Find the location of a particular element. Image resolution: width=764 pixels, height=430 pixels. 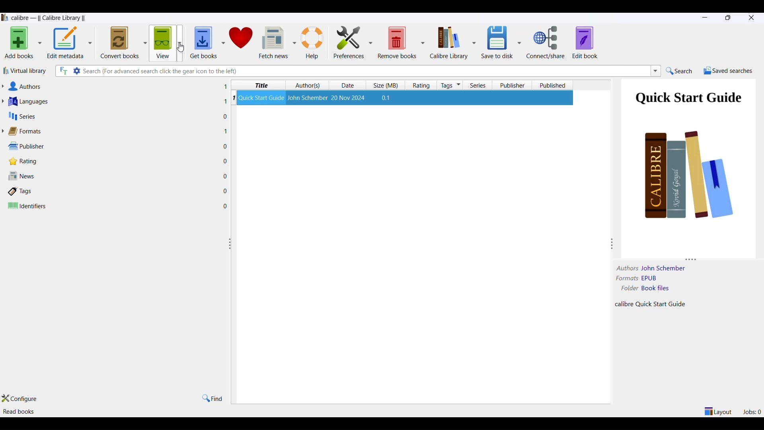

ratings is located at coordinates (422, 84).